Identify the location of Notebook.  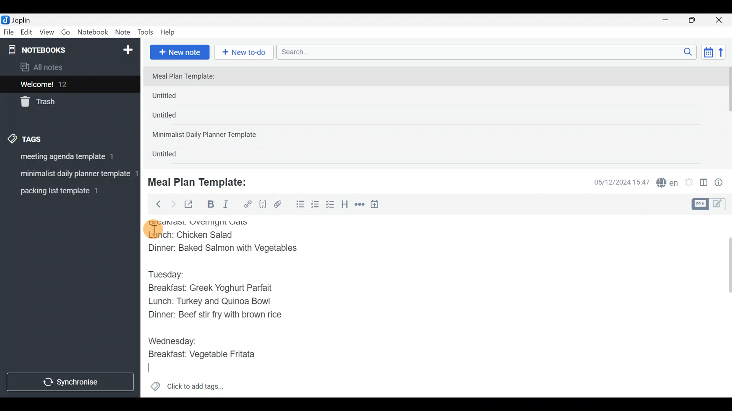
(93, 32).